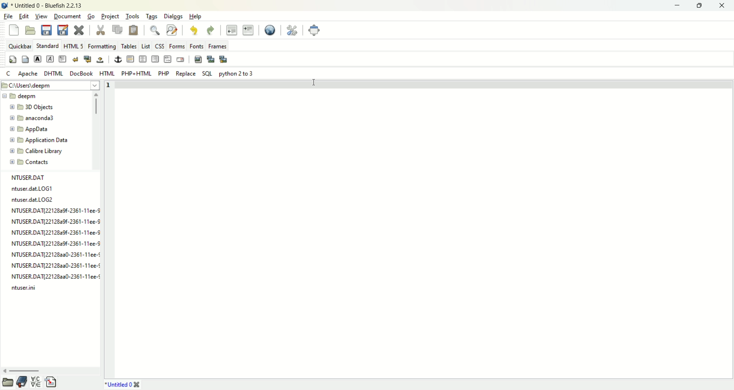 Image resolution: width=734 pixels, height=390 pixels. Describe the element at coordinates (55, 231) in the screenshot. I see `NTUSER.DAT{2212829f-2361-11ee-S` at that location.